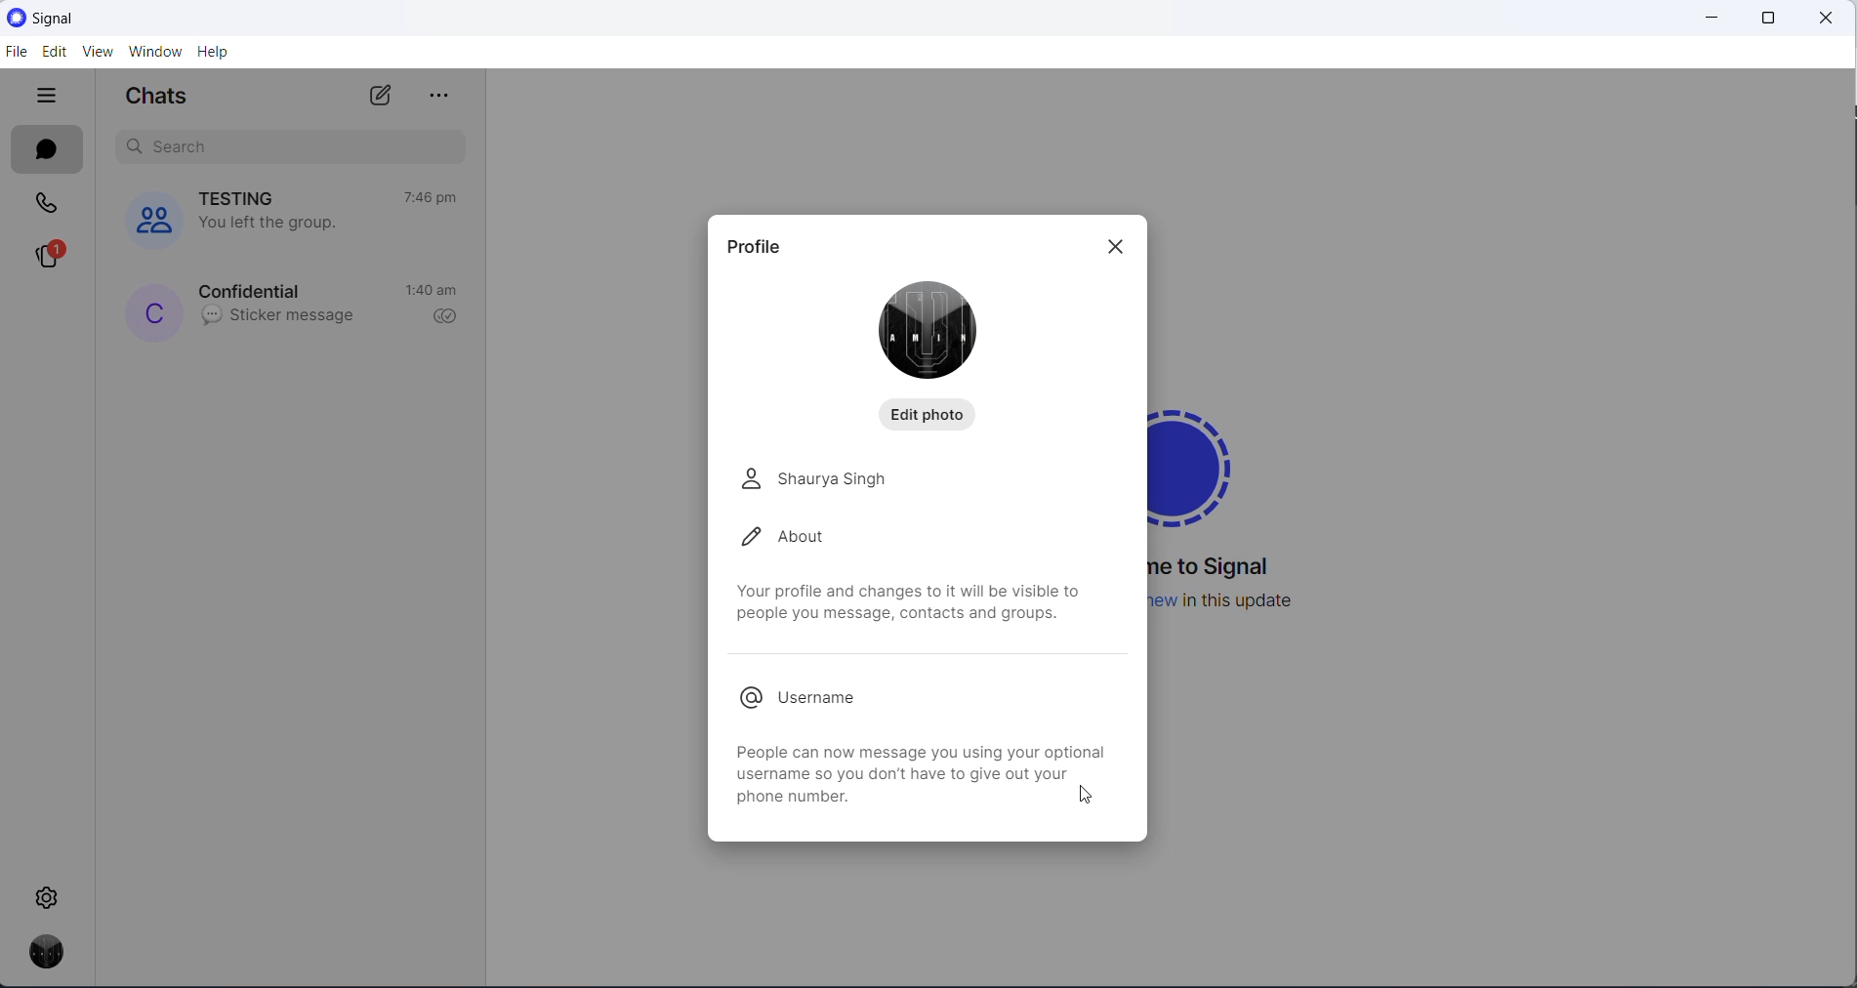 This screenshot has height=988, width=1857. I want to click on signal logo, so click(1207, 461).